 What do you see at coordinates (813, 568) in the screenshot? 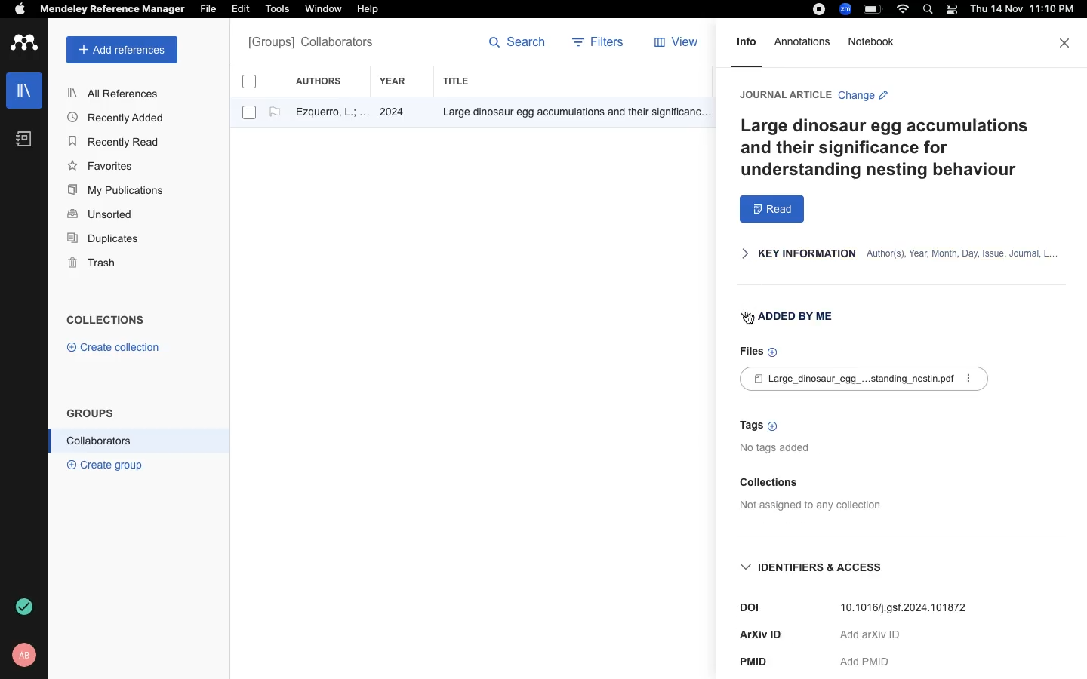
I see `IDENTIFIERS & ACCESS` at bounding box center [813, 568].